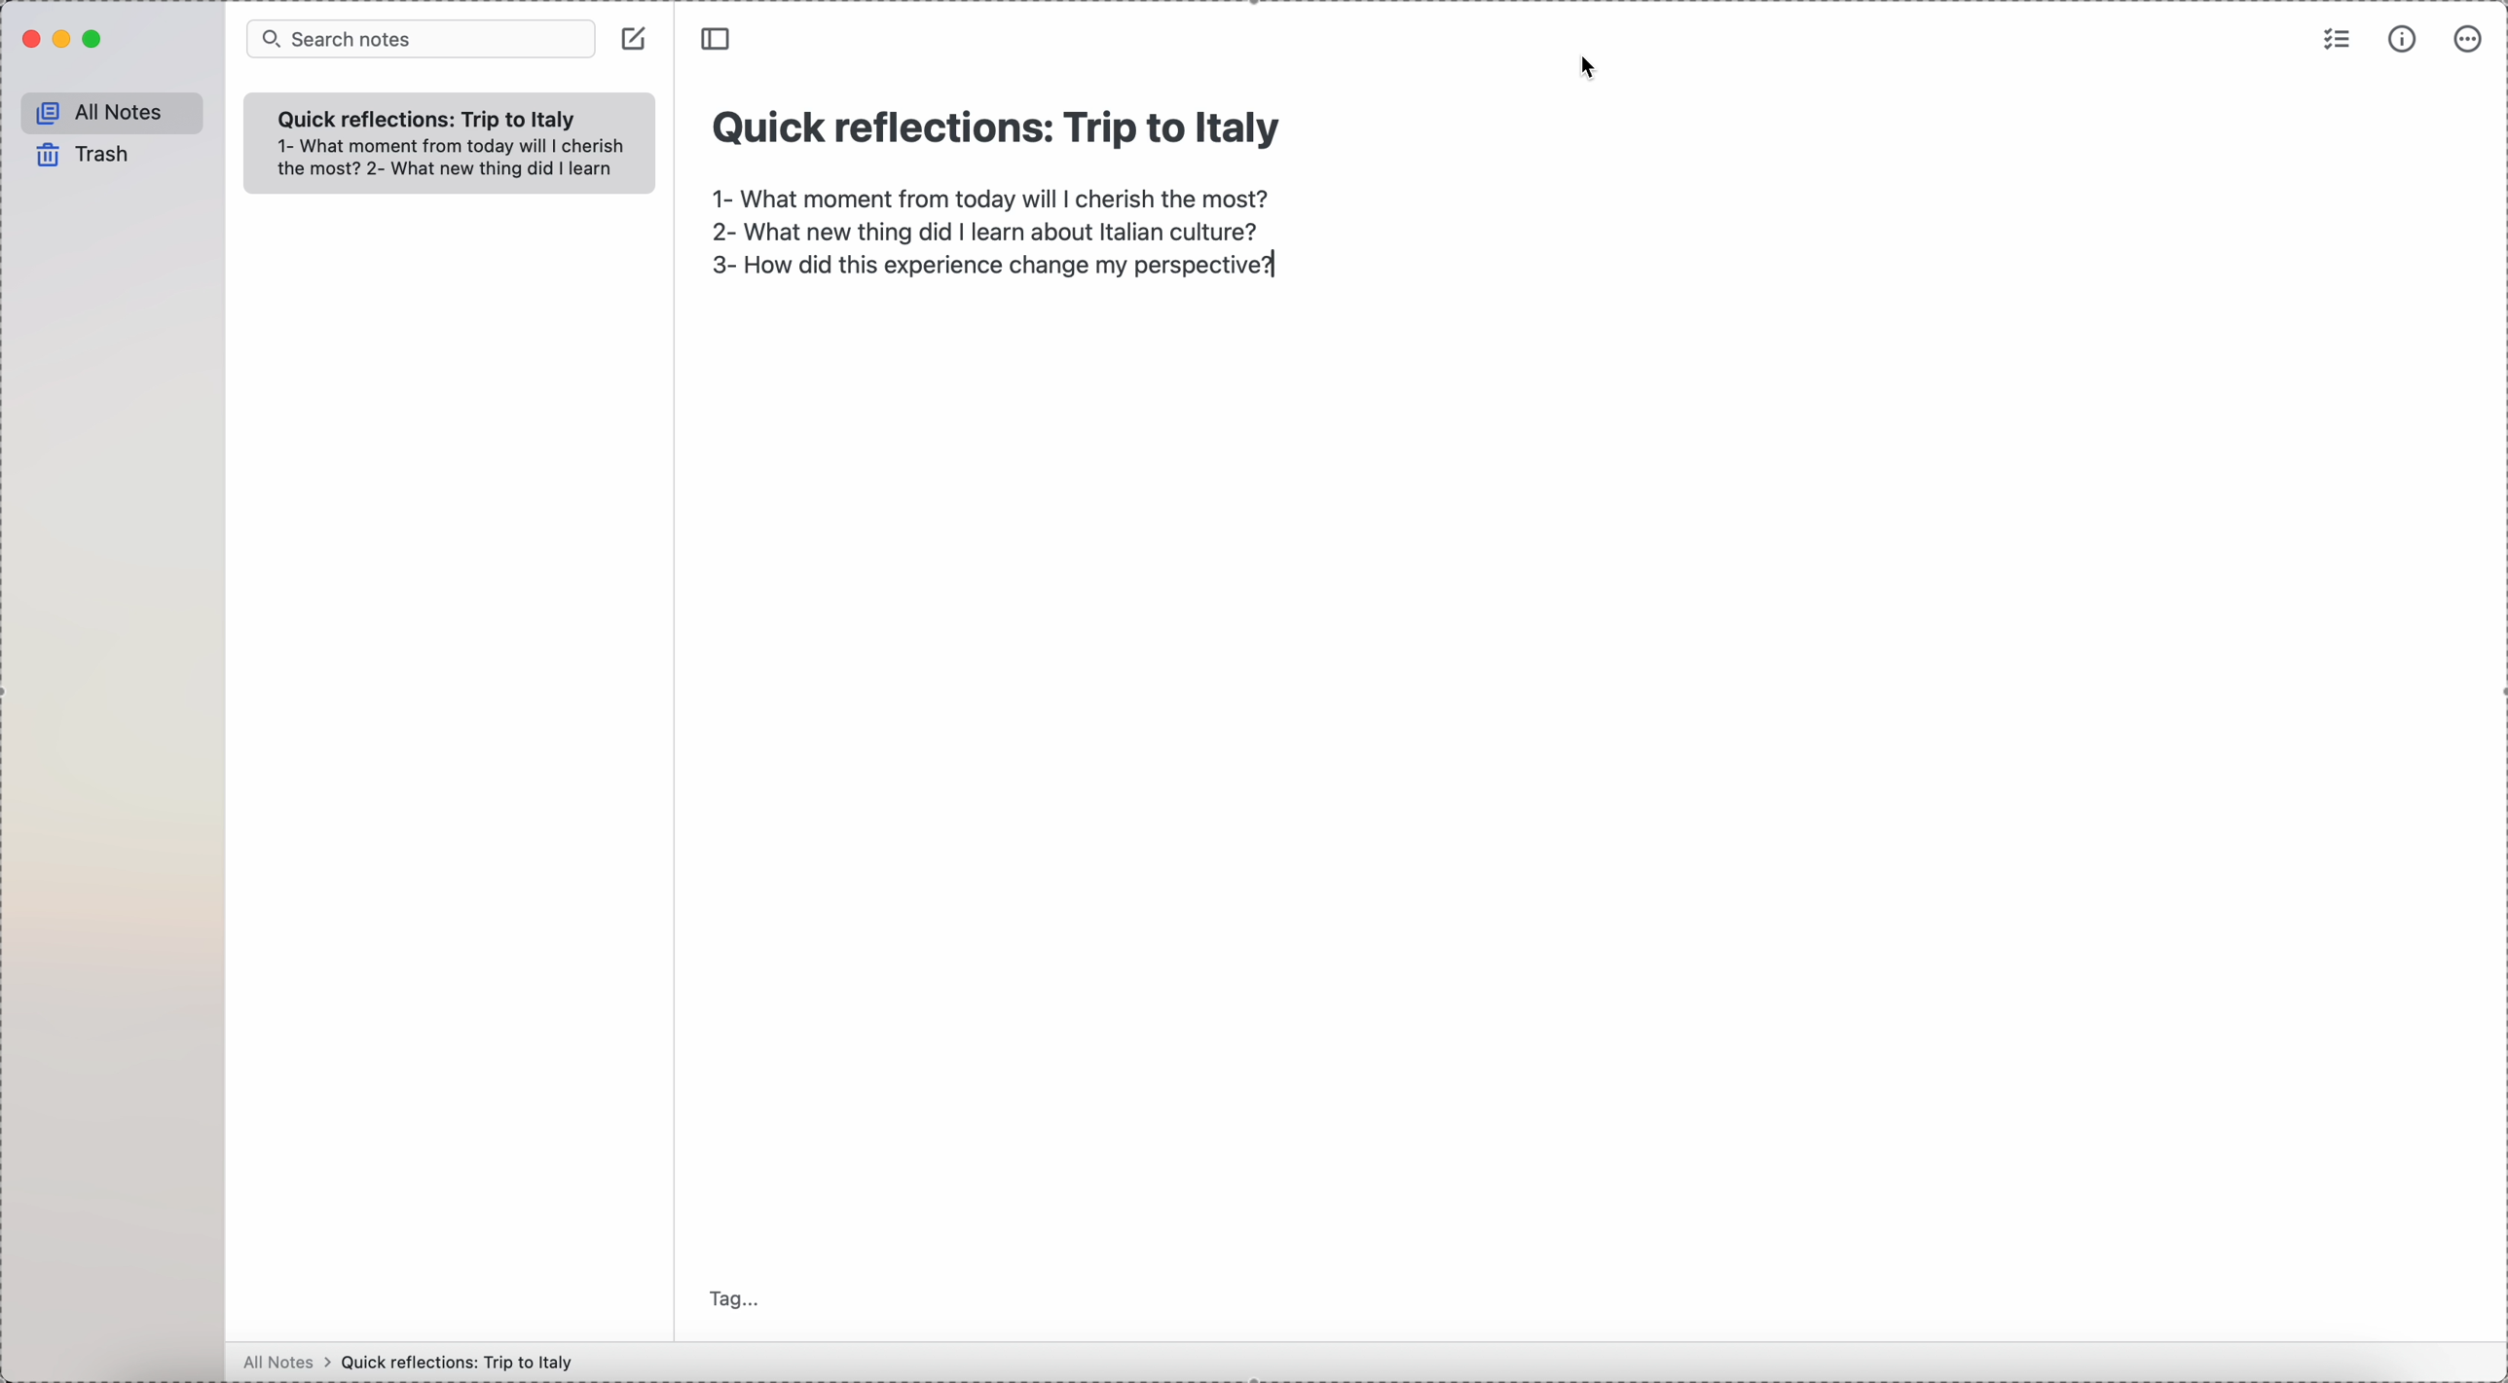 The image size is (2508, 1383). What do you see at coordinates (719, 39) in the screenshot?
I see `toggle sidebar` at bounding box center [719, 39].